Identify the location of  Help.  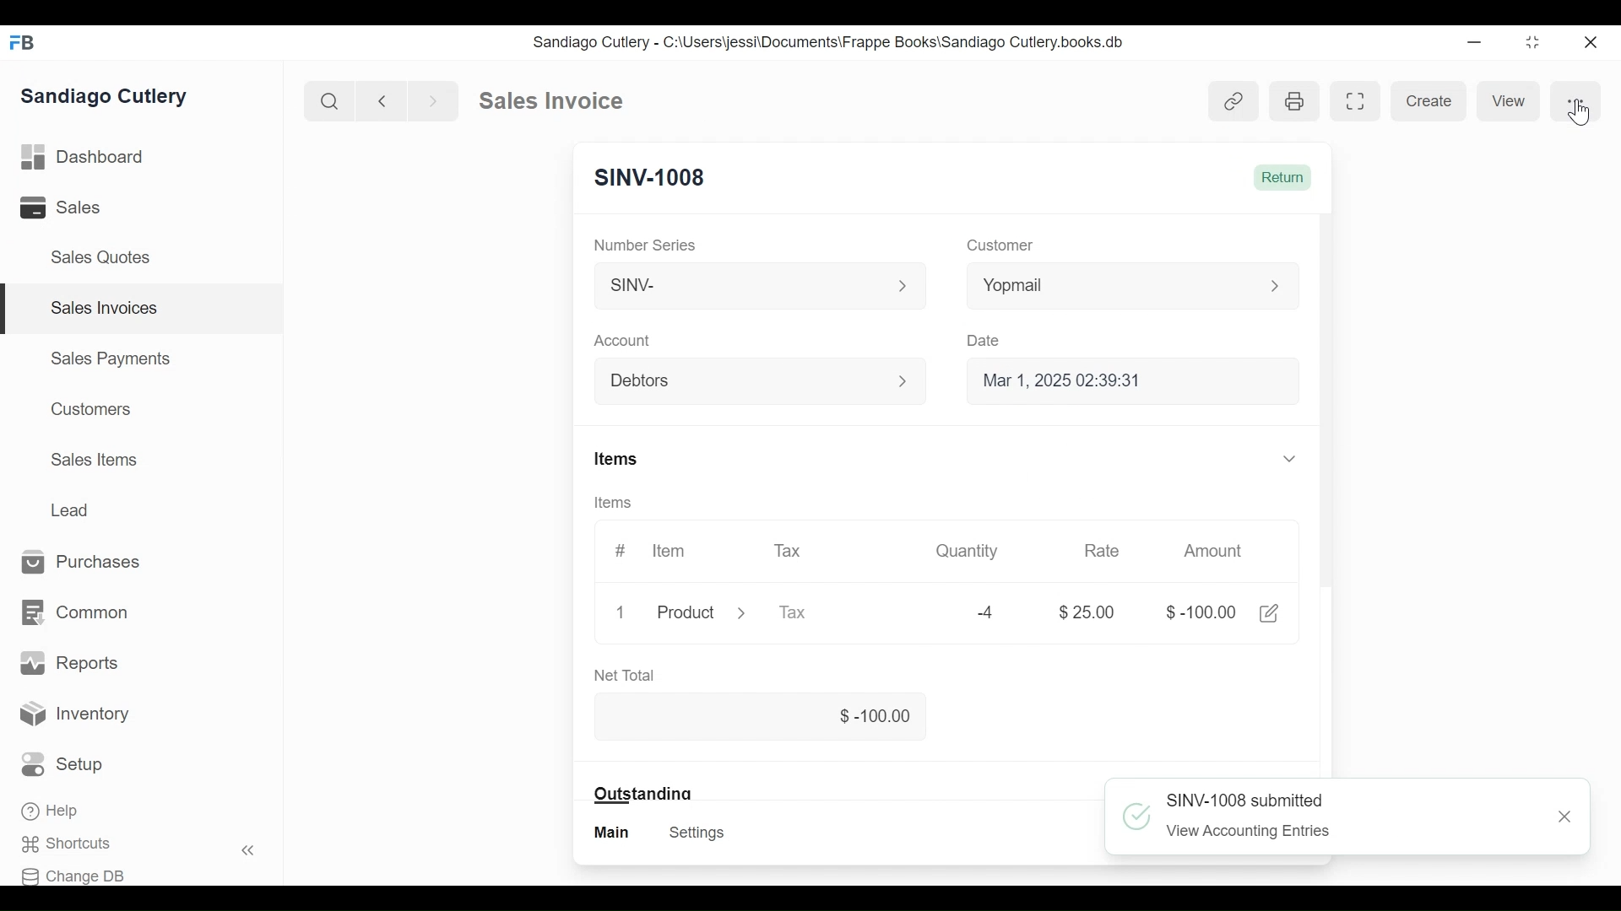
(50, 811).